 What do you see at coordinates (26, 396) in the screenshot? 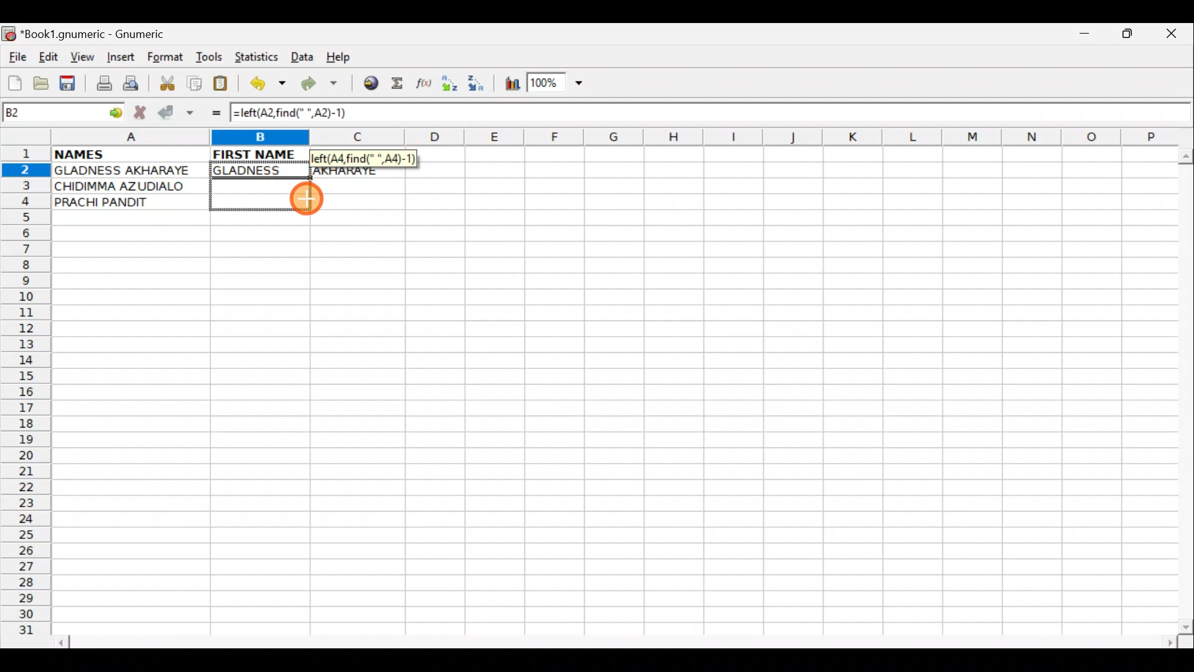
I see `Rows` at bounding box center [26, 396].